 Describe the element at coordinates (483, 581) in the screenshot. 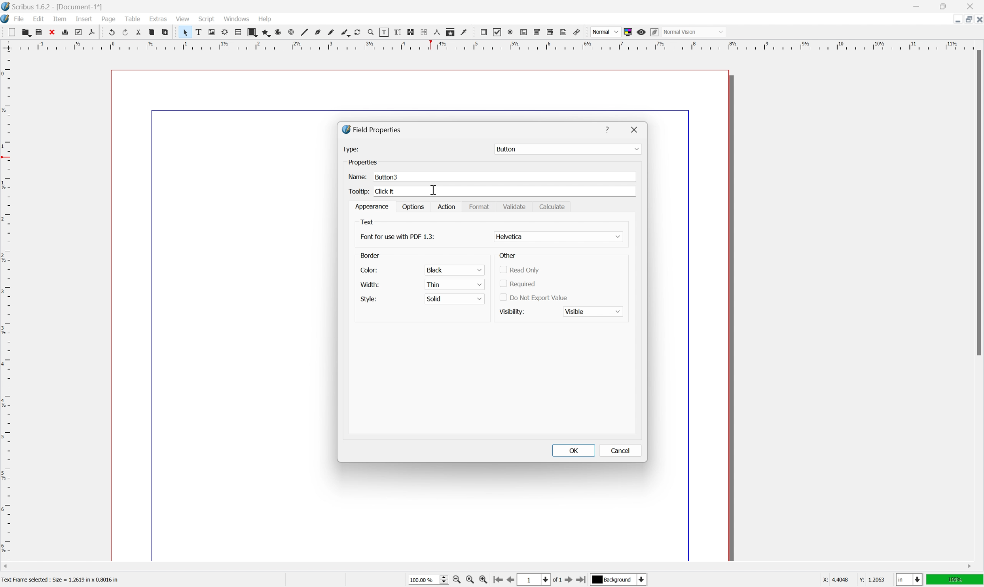

I see `zoom in` at that location.